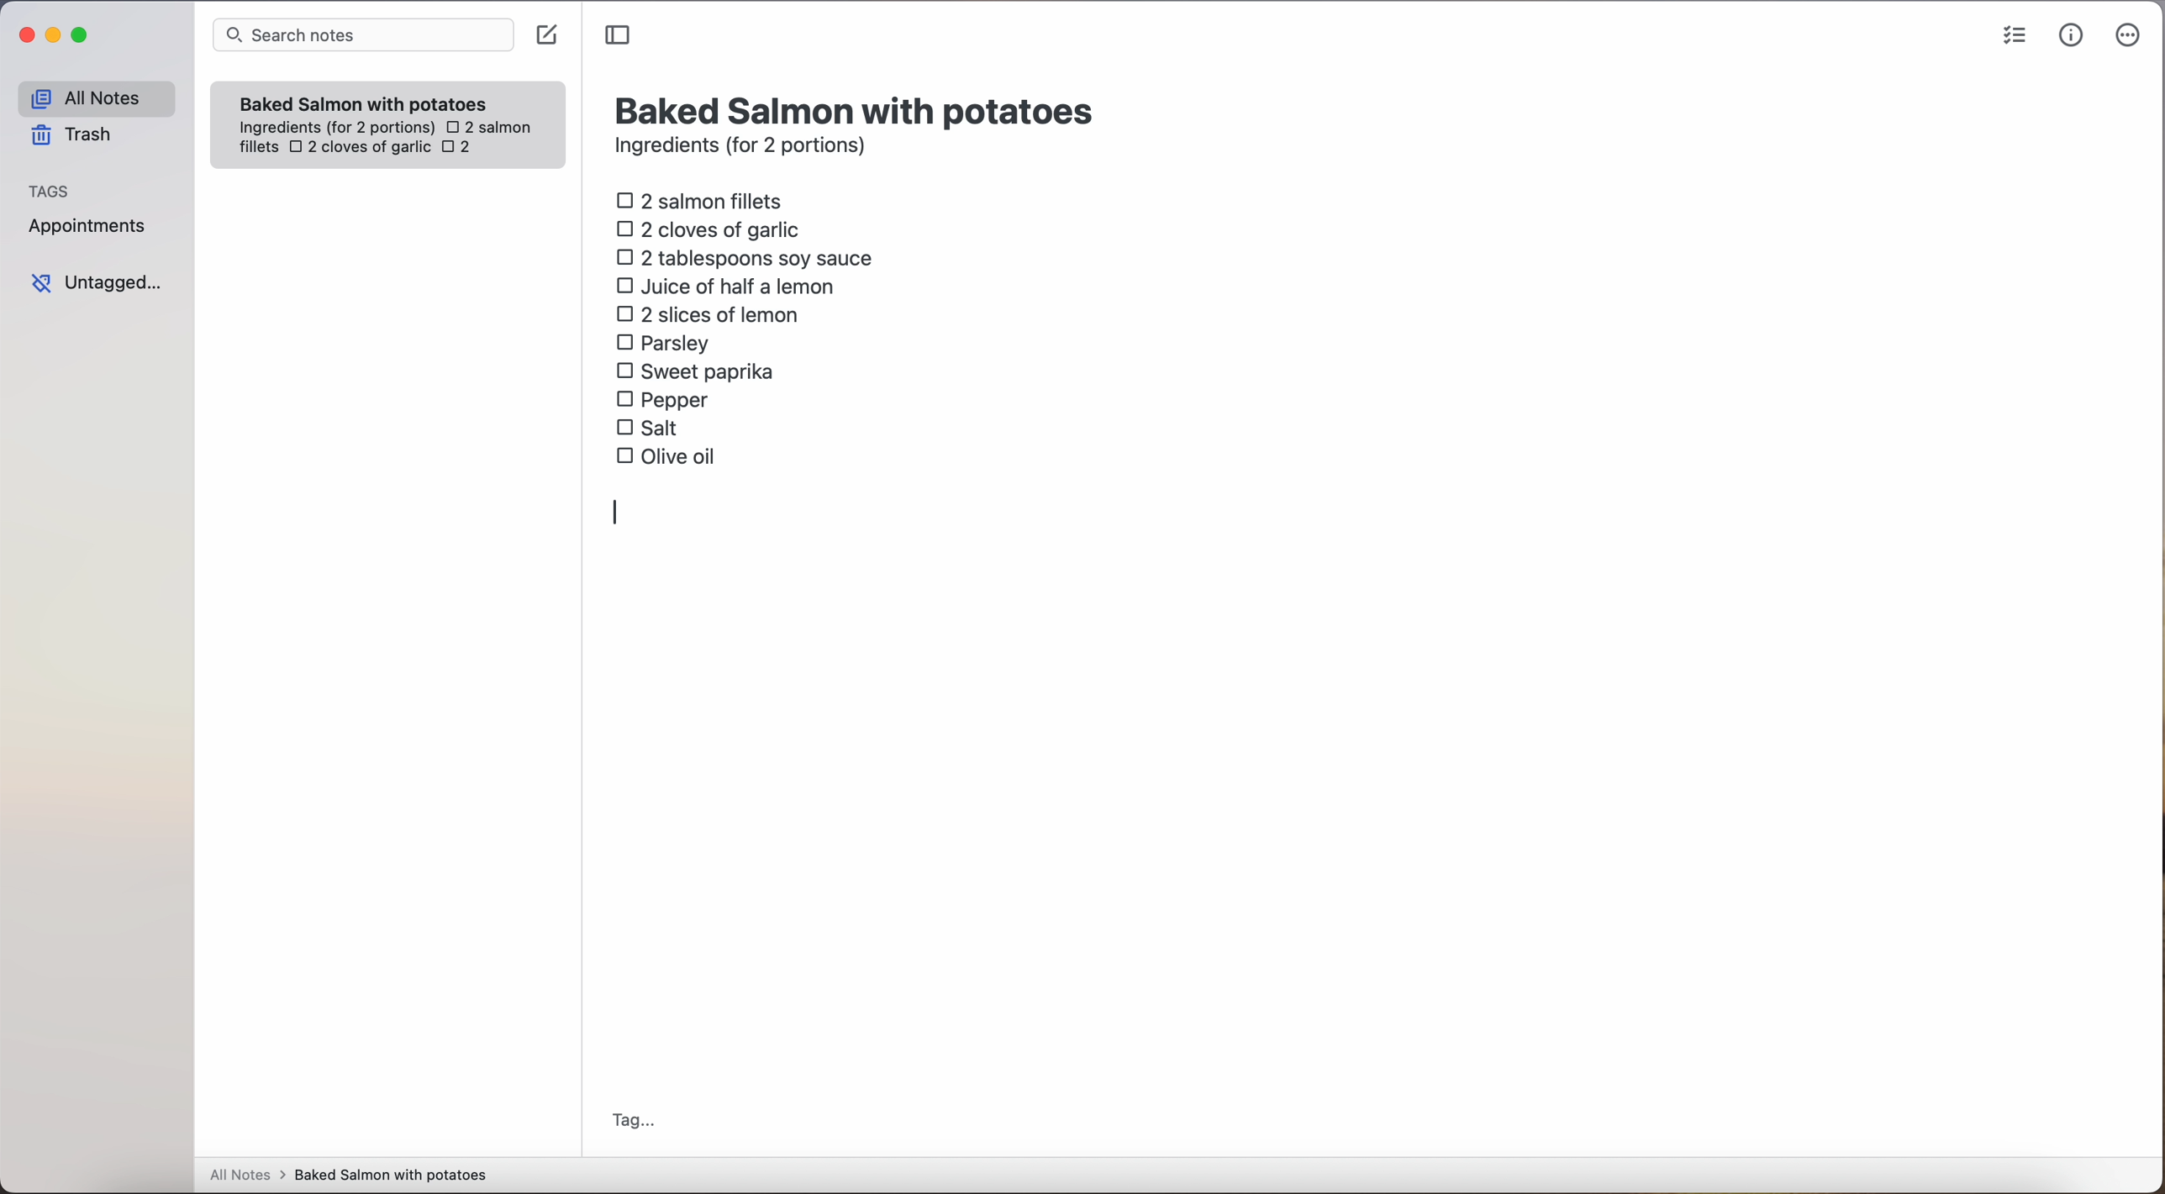  Describe the element at coordinates (89, 223) in the screenshot. I see `appointments tag` at that location.